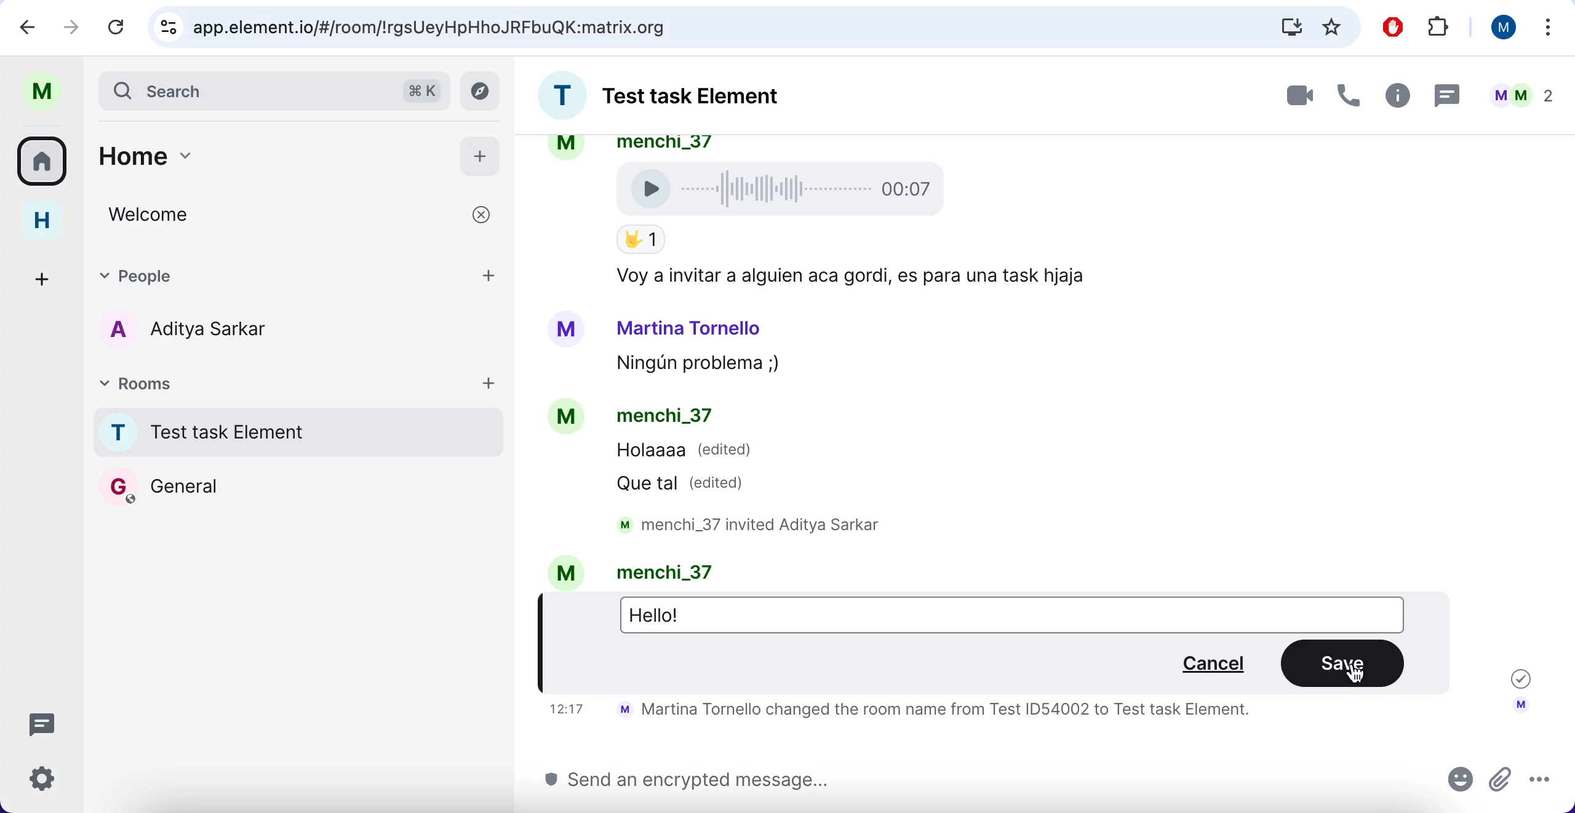  Describe the element at coordinates (1043, 360) in the screenshot. I see `chat` at that location.